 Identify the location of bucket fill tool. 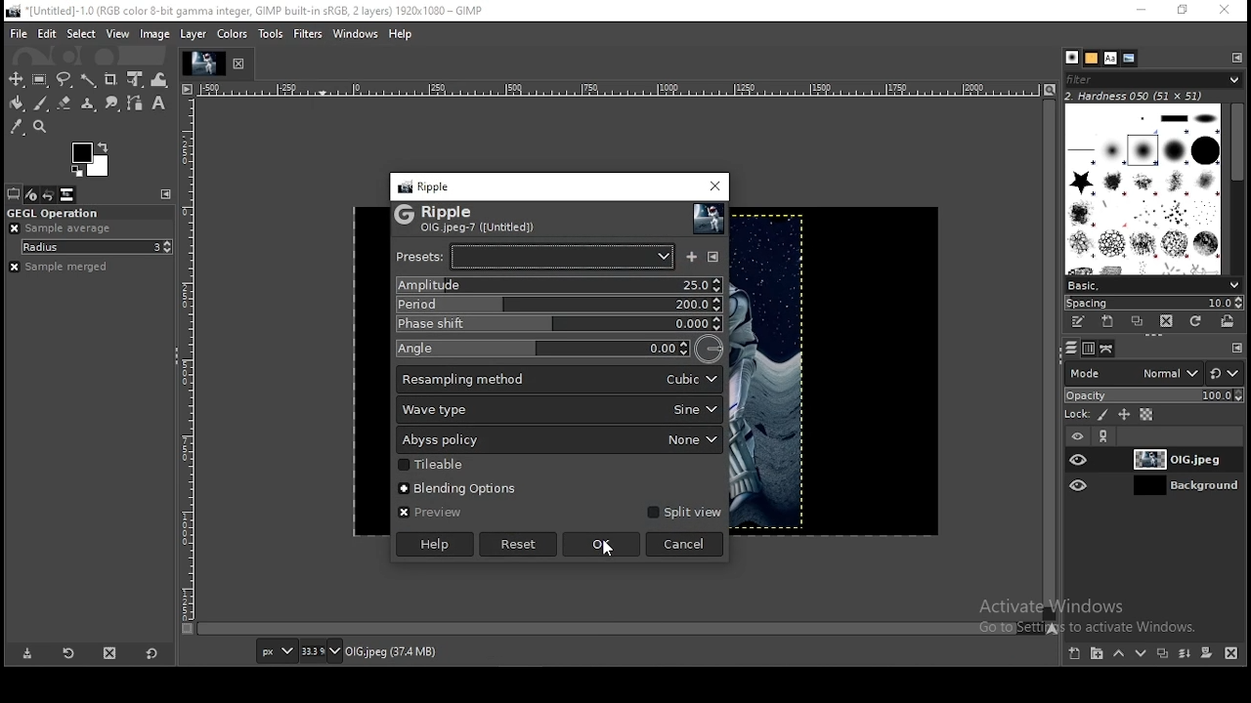
(17, 104).